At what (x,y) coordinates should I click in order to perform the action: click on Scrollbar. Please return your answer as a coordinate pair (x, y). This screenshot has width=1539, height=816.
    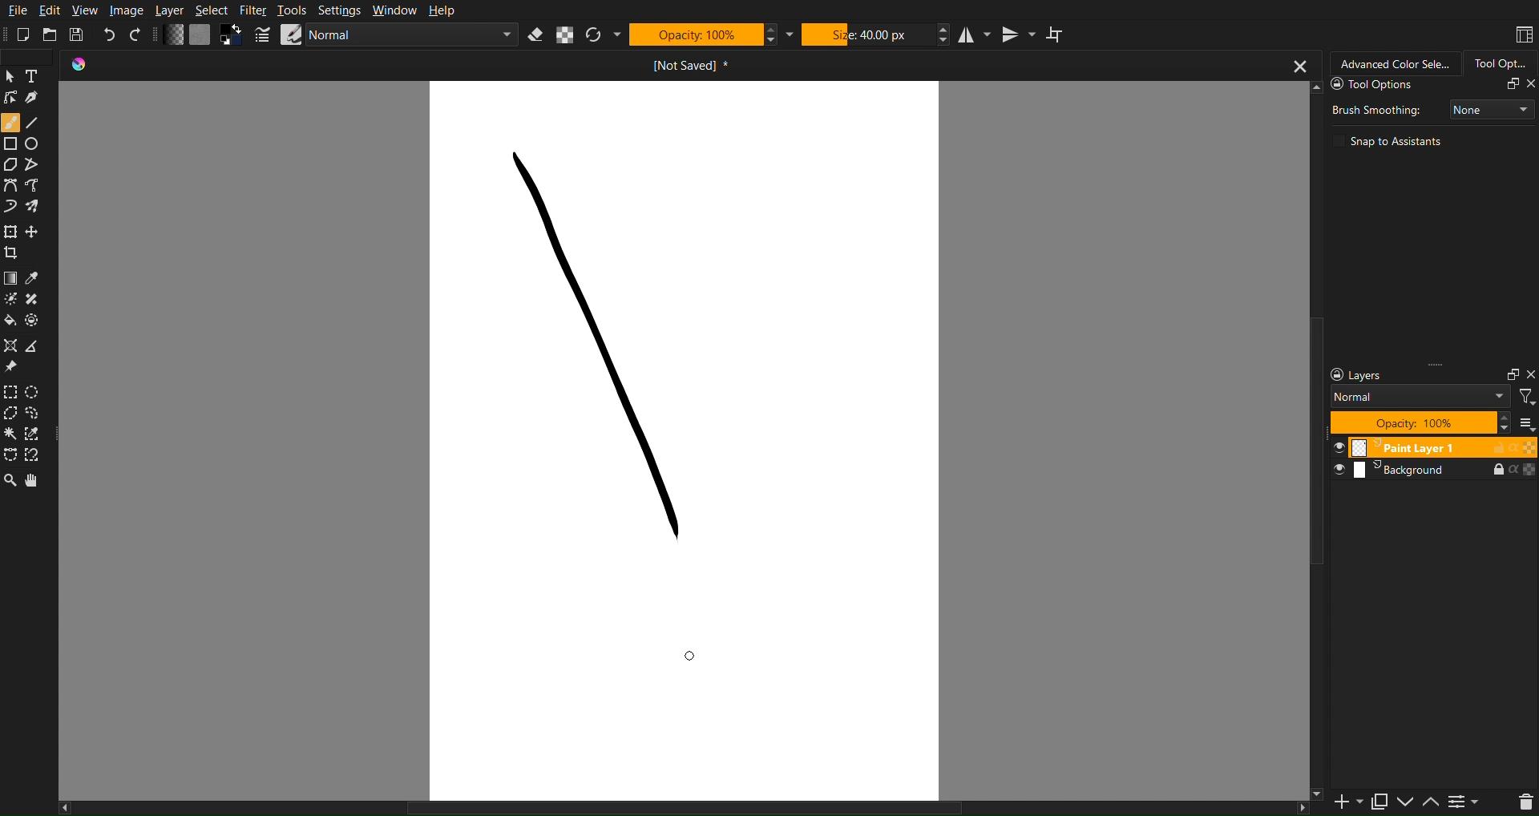
    Looking at the image, I should click on (693, 808).